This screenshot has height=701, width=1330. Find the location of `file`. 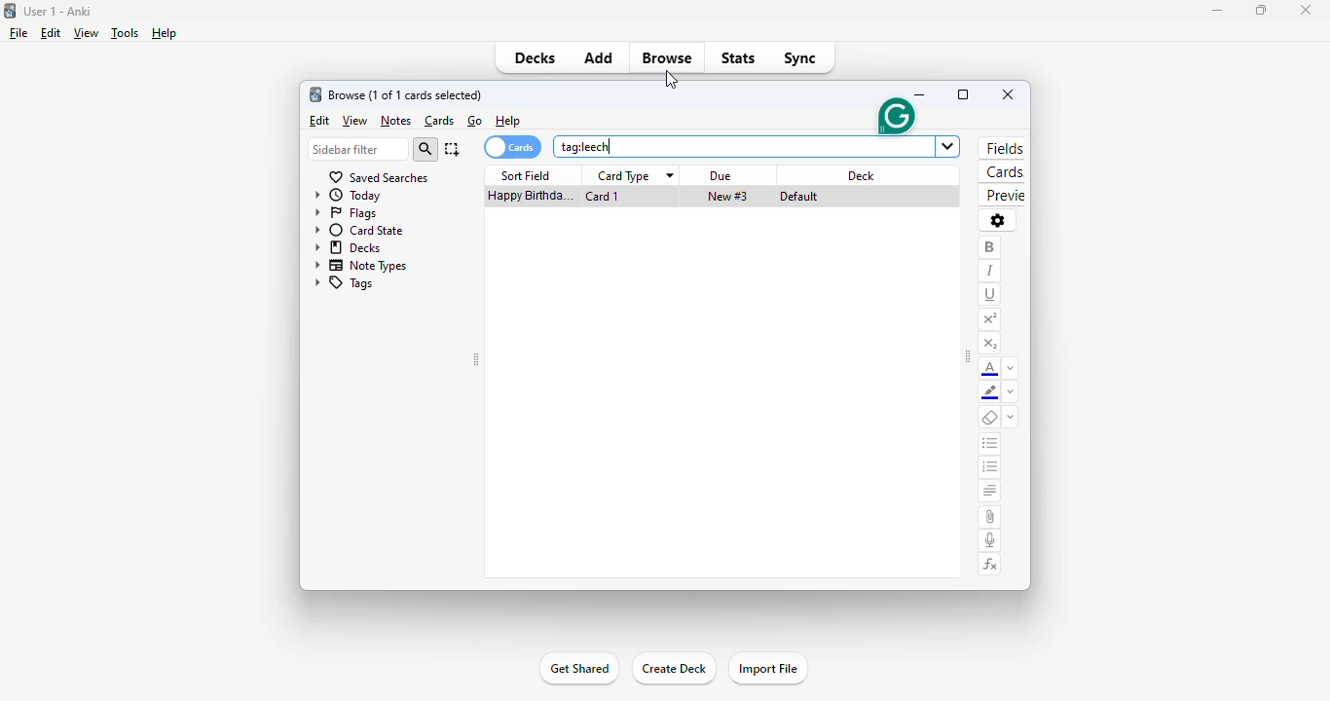

file is located at coordinates (18, 33).